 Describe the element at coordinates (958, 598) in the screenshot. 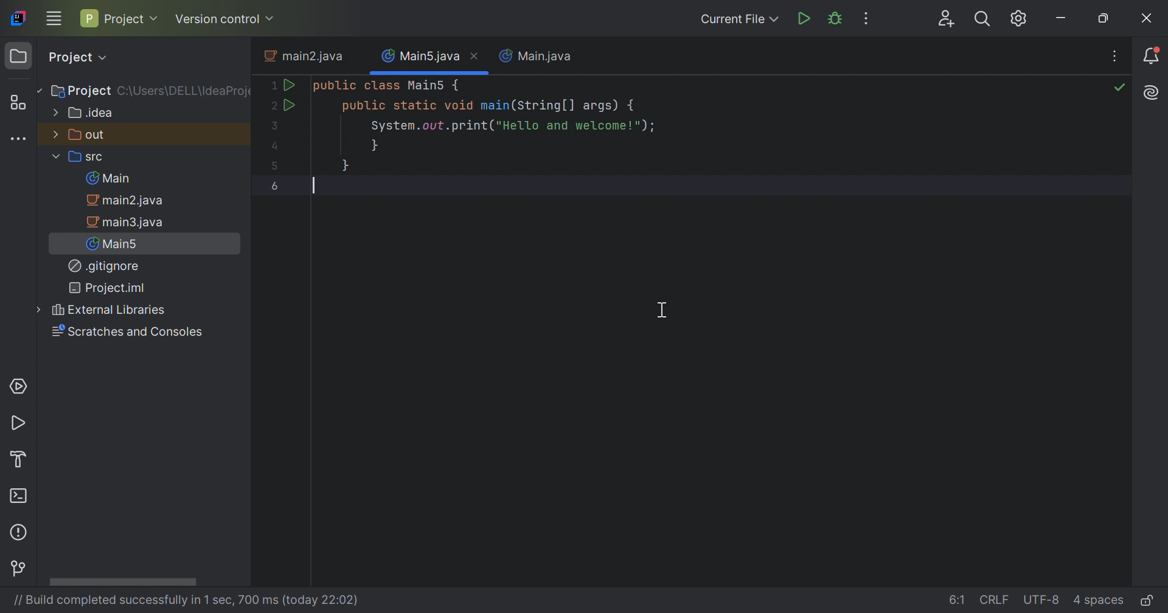

I see `go to line` at that location.